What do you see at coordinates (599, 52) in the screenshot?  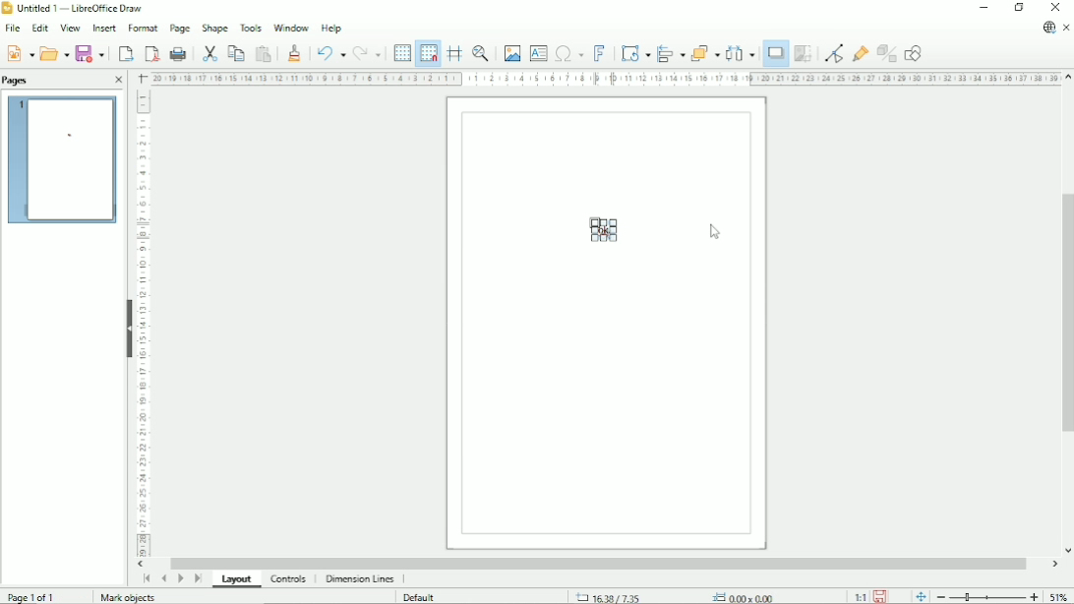 I see `Insert fontwork text` at bounding box center [599, 52].